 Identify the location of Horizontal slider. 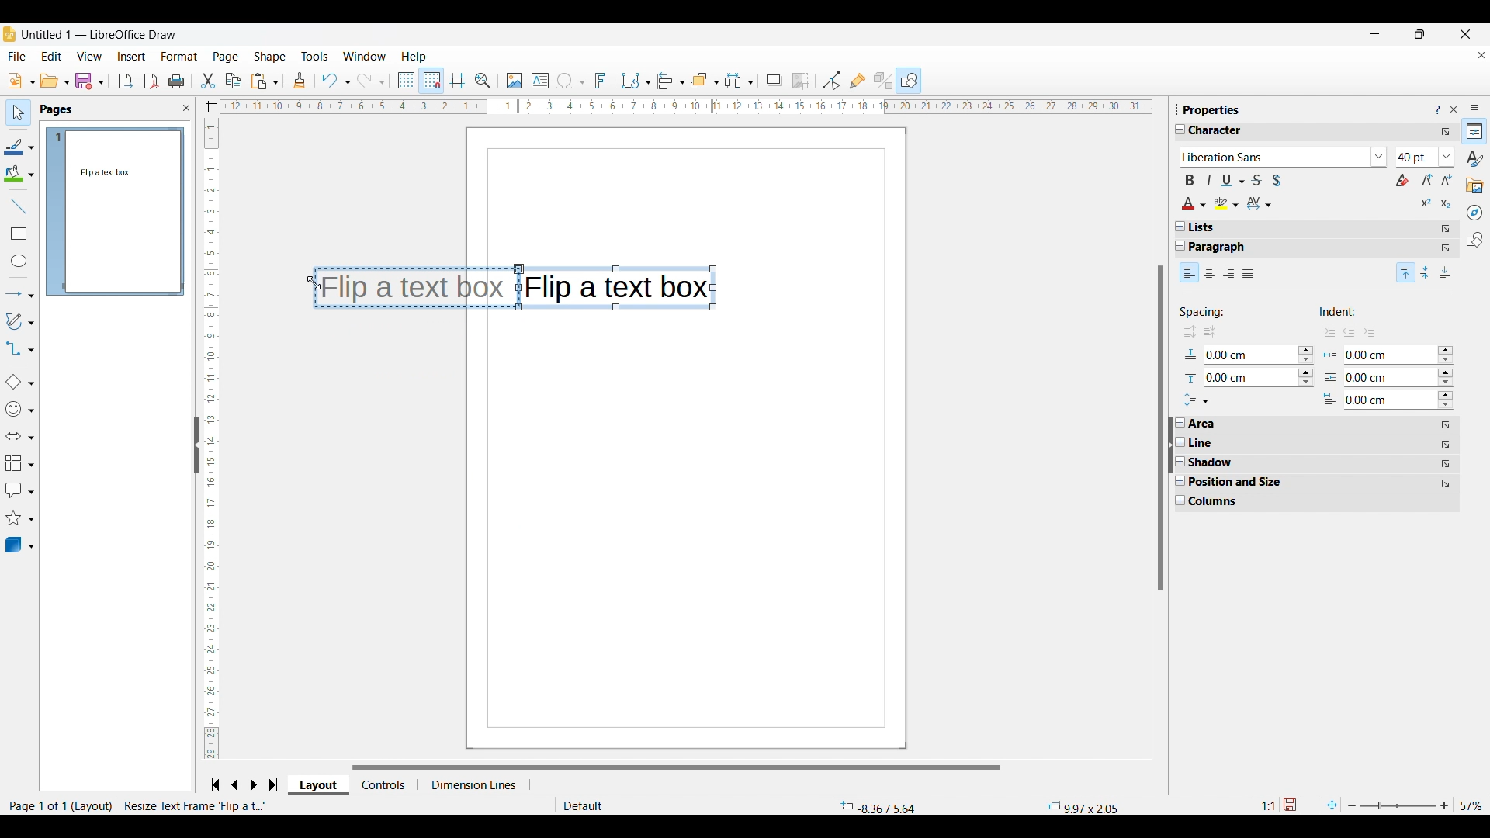
(676, 767).